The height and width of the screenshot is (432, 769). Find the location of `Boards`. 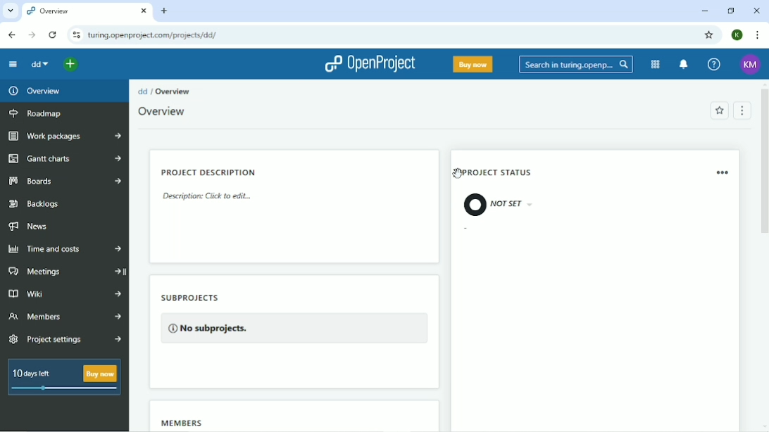

Boards is located at coordinates (63, 182).